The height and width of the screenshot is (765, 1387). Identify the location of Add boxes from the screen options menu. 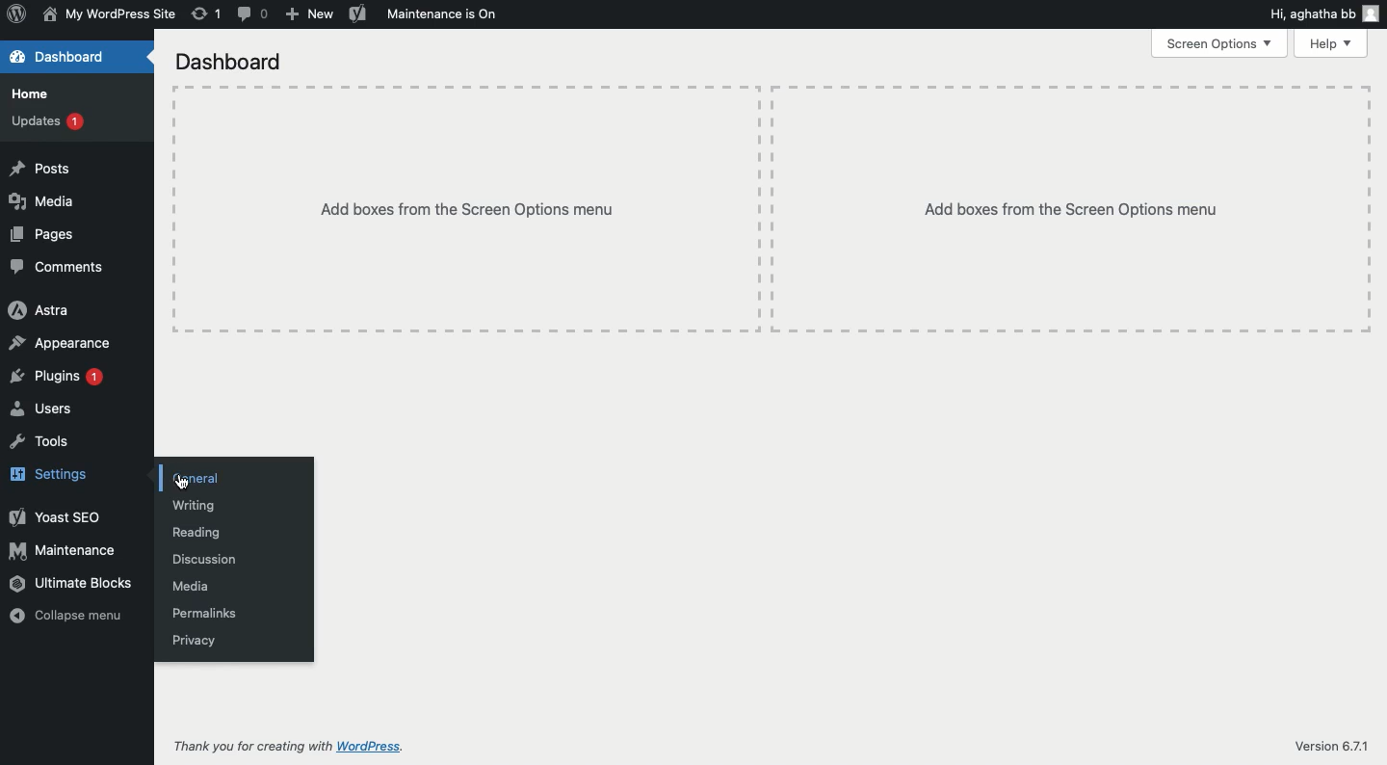
(772, 209).